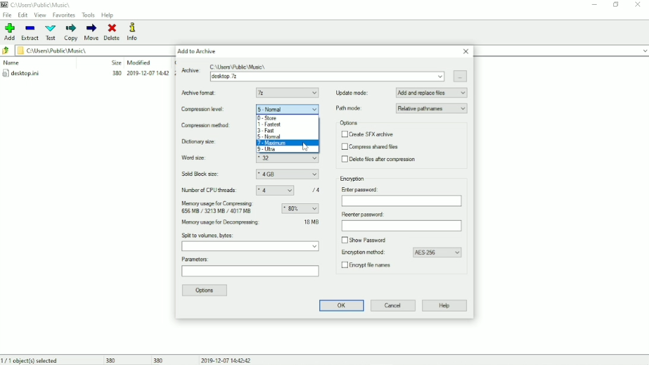 The image size is (649, 365). I want to click on Enter password, so click(402, 202).